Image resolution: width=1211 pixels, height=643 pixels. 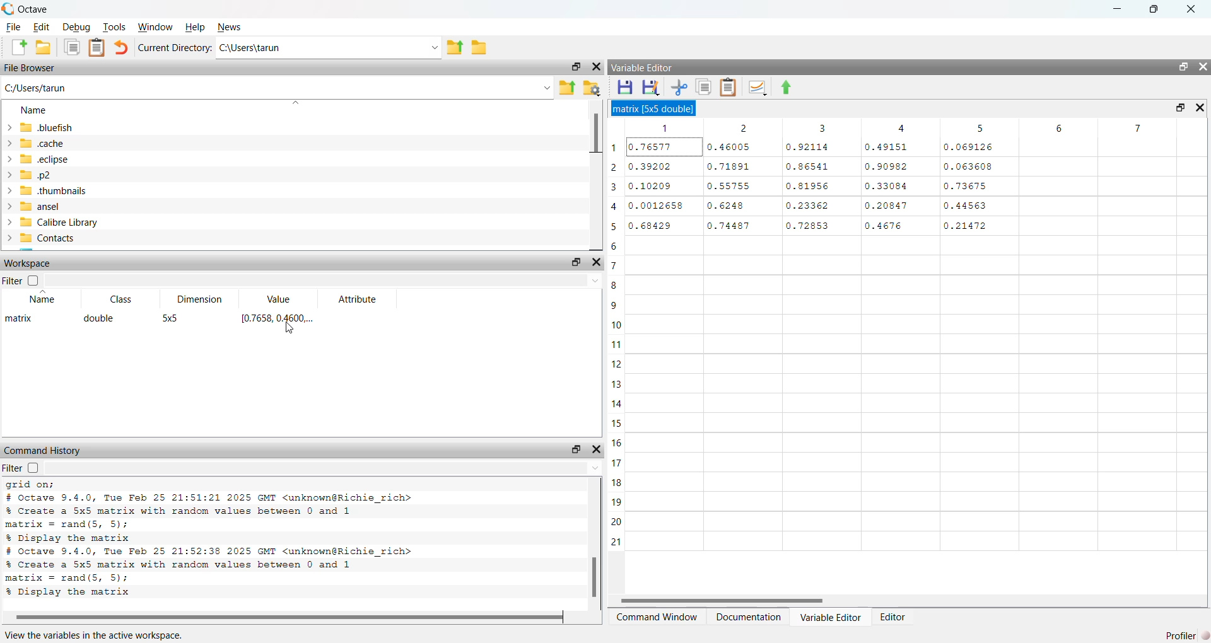 What do you see at coordinates (77, 28) in the screenshot?
I see `Debug` at bounding box center [77, 28].